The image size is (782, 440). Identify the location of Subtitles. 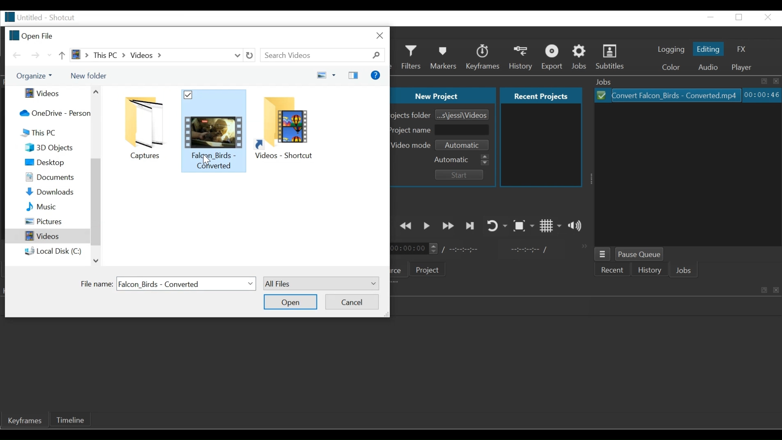
(611, 57).